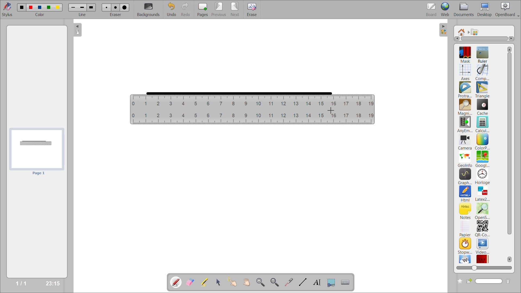 Image resolution: width=521 pixels, height=293 pixels. What do you see at coordinates (482, 90) in the screenshot?
I see `triangle` at bounding box center [482, 90].